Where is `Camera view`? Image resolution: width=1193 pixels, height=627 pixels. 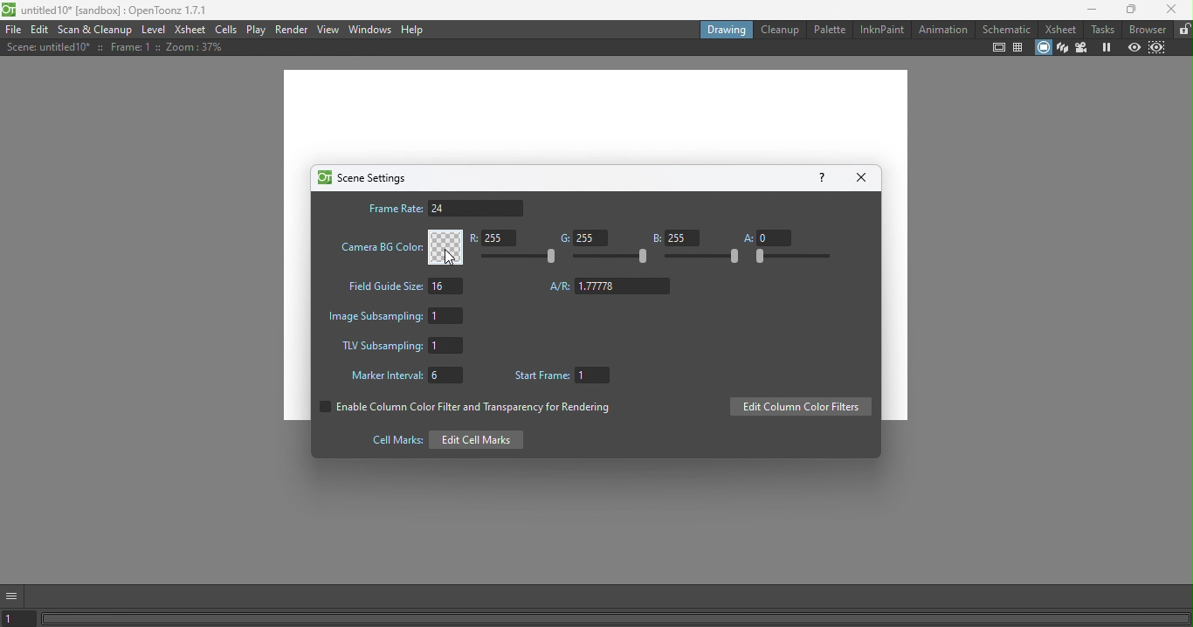
Camera view is located at coordinates (1084, 47).